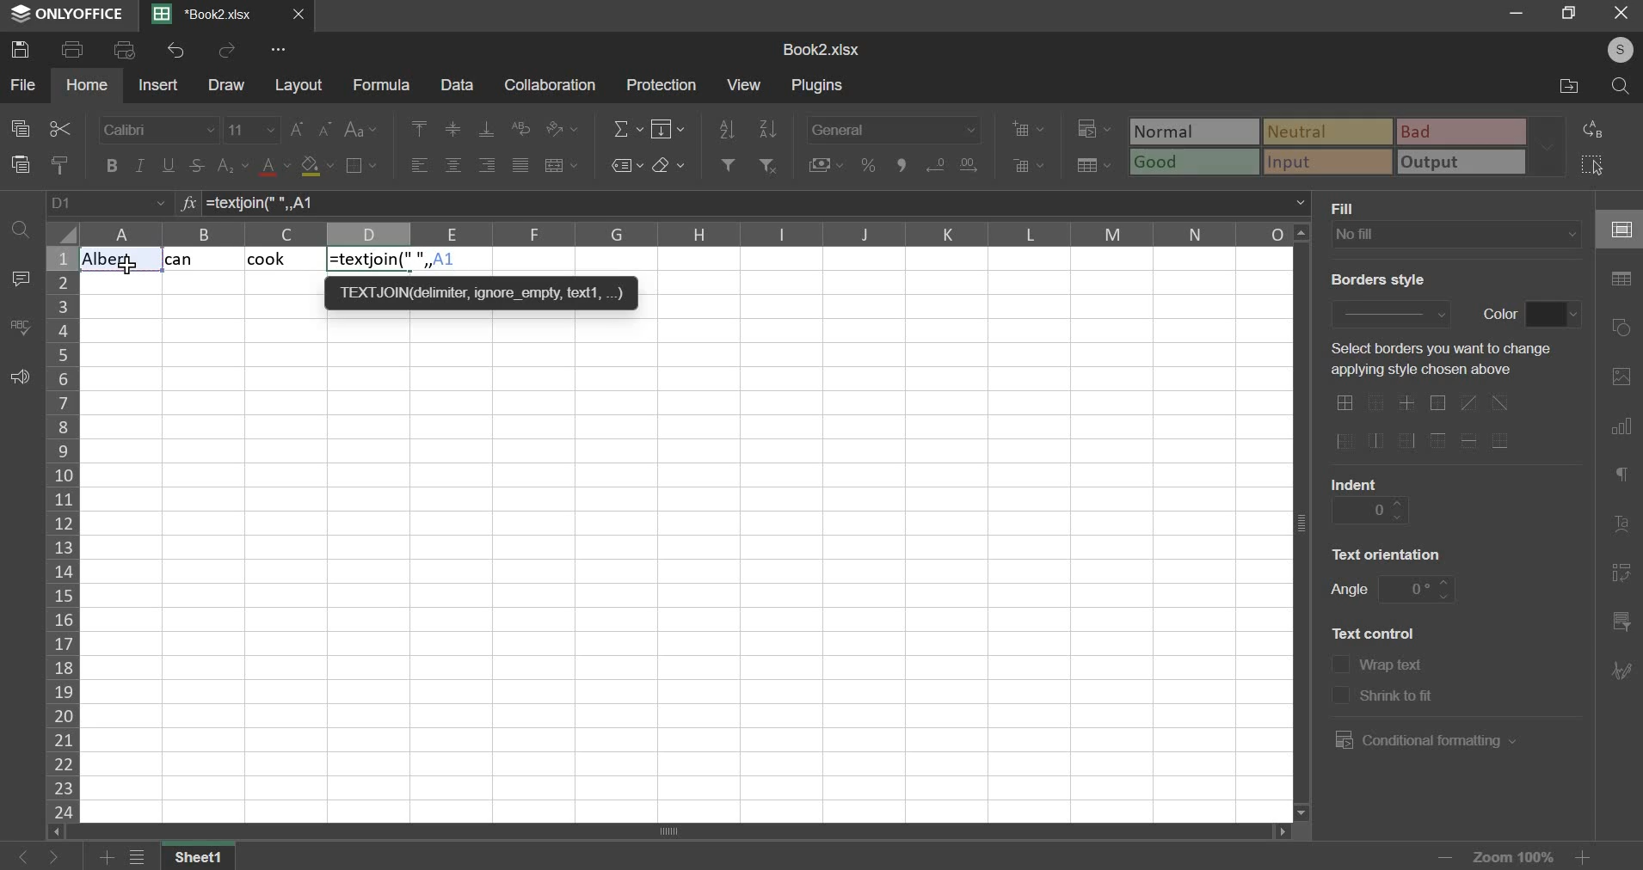  What do you see at coordinates (743, 83) in the screenshot?
I see `view` at bounding box center [743, 83].